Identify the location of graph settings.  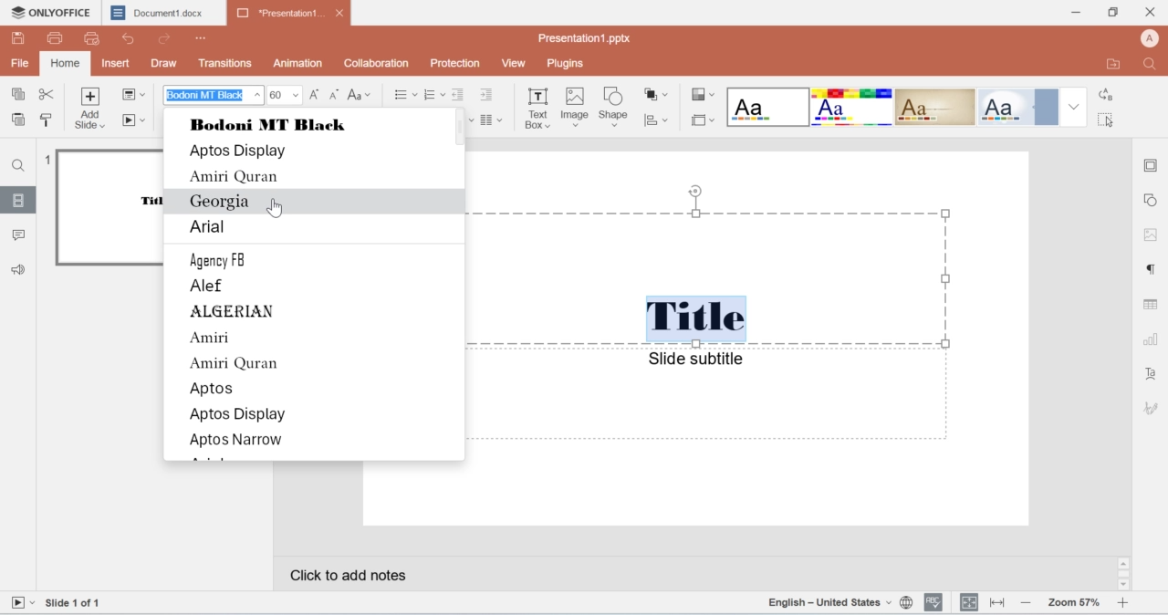
(1149, 342).